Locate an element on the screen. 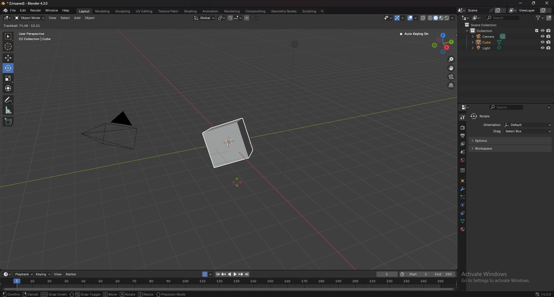  cursor is located at coordinates (238, 183).